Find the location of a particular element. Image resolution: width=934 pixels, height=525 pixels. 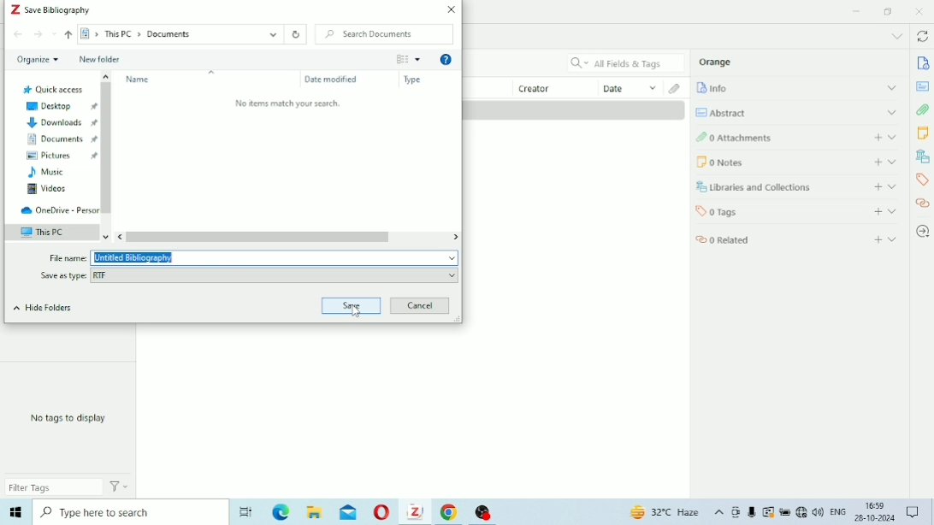

Locate is located at coordinates (922, 232).